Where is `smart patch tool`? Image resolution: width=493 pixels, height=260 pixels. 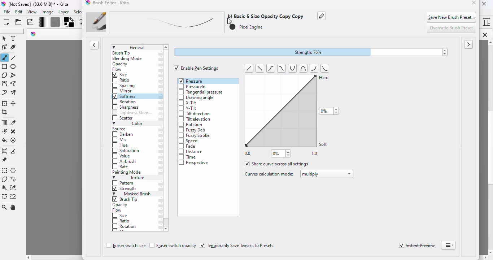
smart patch tool is located at coordinates (13, 131).